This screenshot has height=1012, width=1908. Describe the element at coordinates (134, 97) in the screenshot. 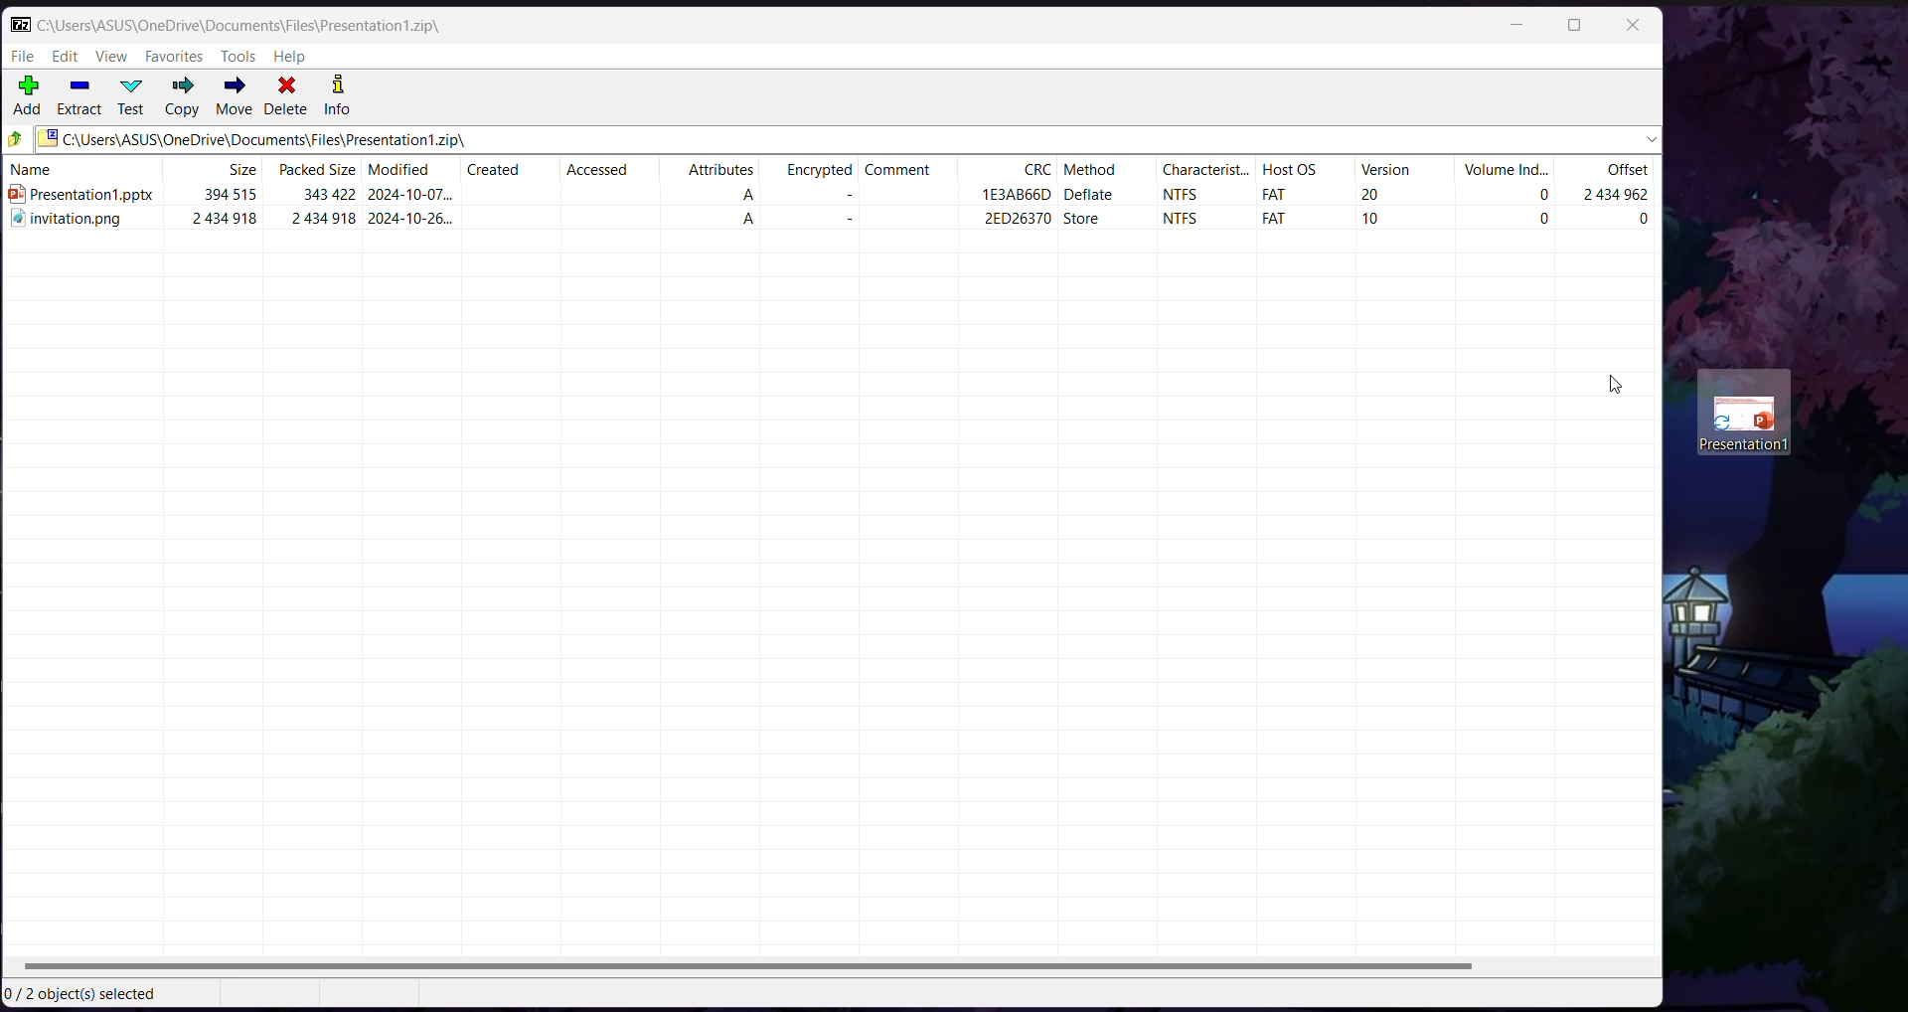

I see `Test` at that location.